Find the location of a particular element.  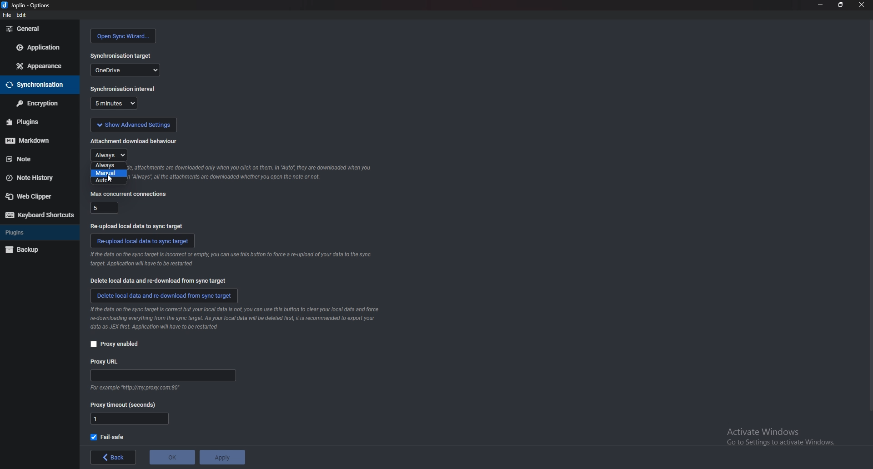

5 is located at coordinates (105, 207).